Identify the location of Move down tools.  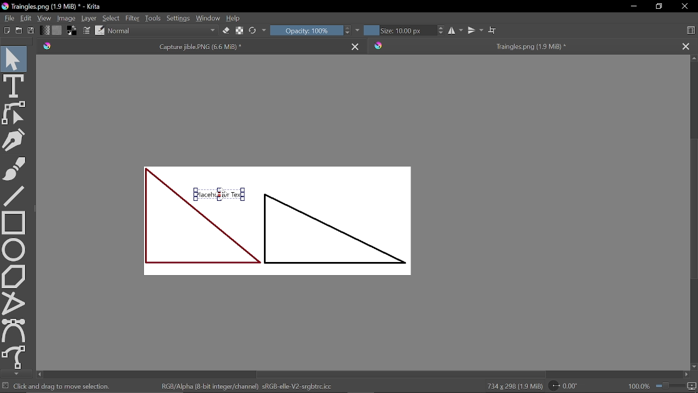
(15, 373).